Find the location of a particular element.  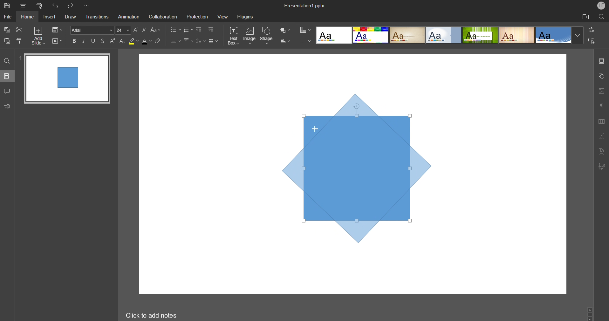

Presentation Template is located at coordinates (447, 36).